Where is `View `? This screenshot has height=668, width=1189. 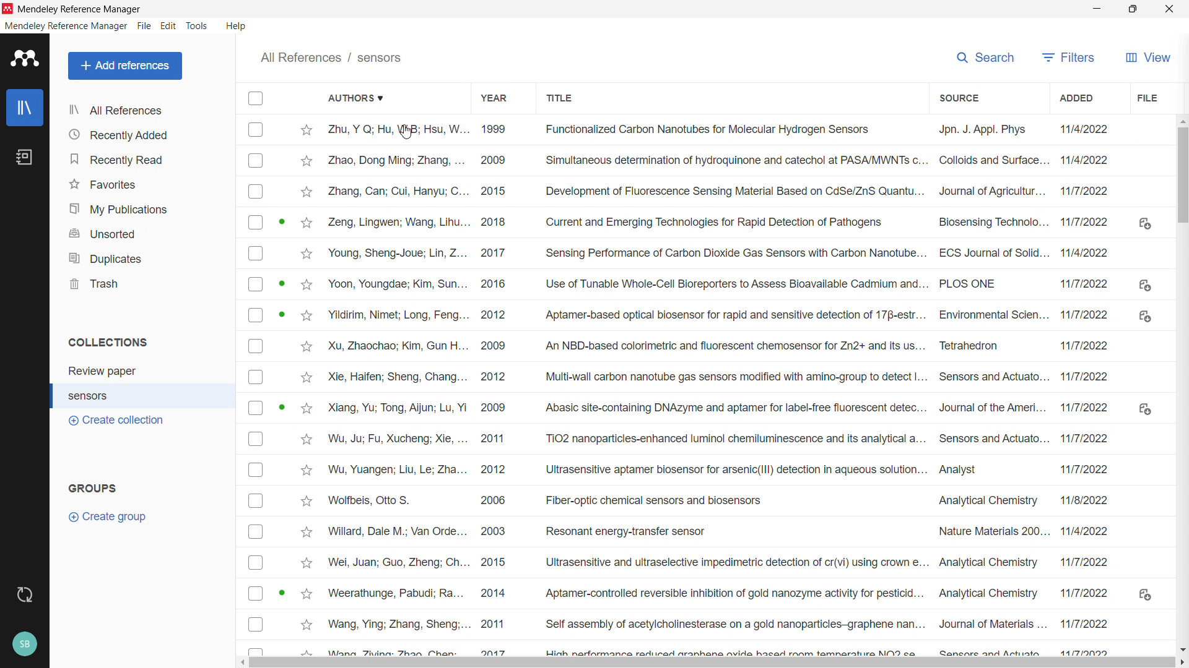
View  is located at coordinates (1146, 57).